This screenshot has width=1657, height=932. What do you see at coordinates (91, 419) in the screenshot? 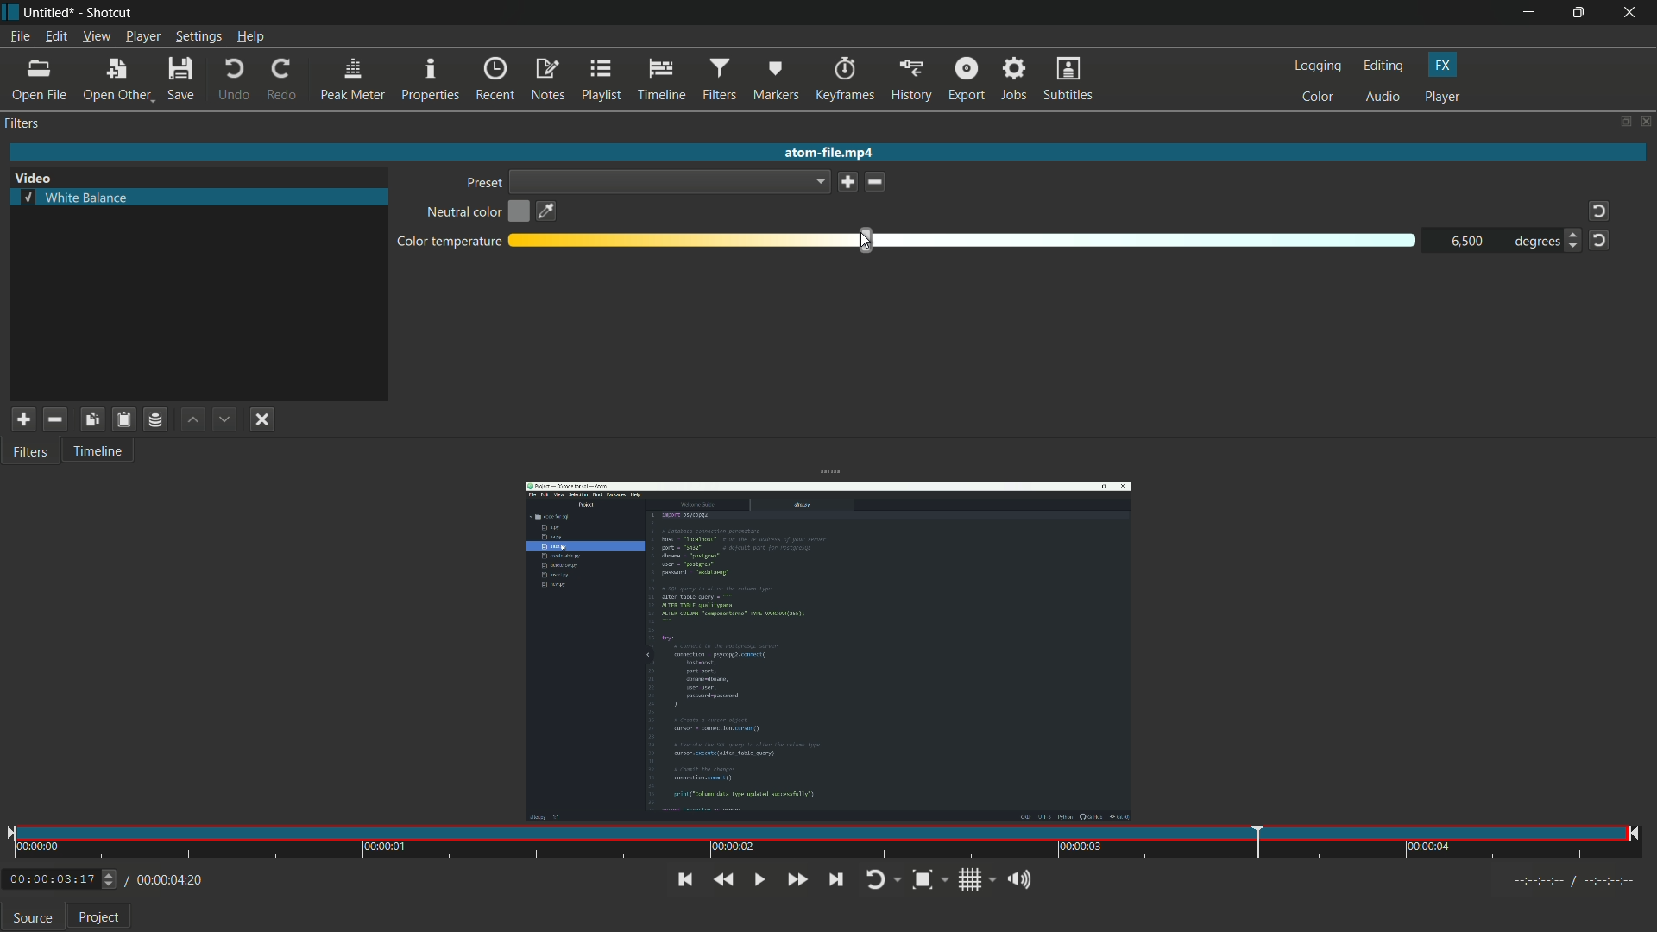
I see `copy checked filter` at bounding box center [91, 419].